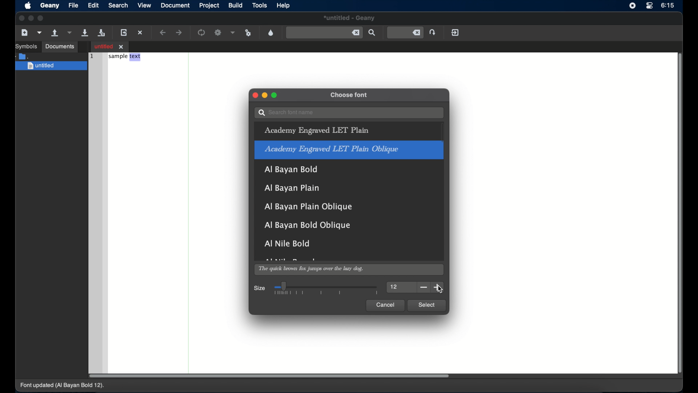  What do you see at coordinates (455, 32) in the screenshot?
I see `quit geany` at bounding box center [455, 32].